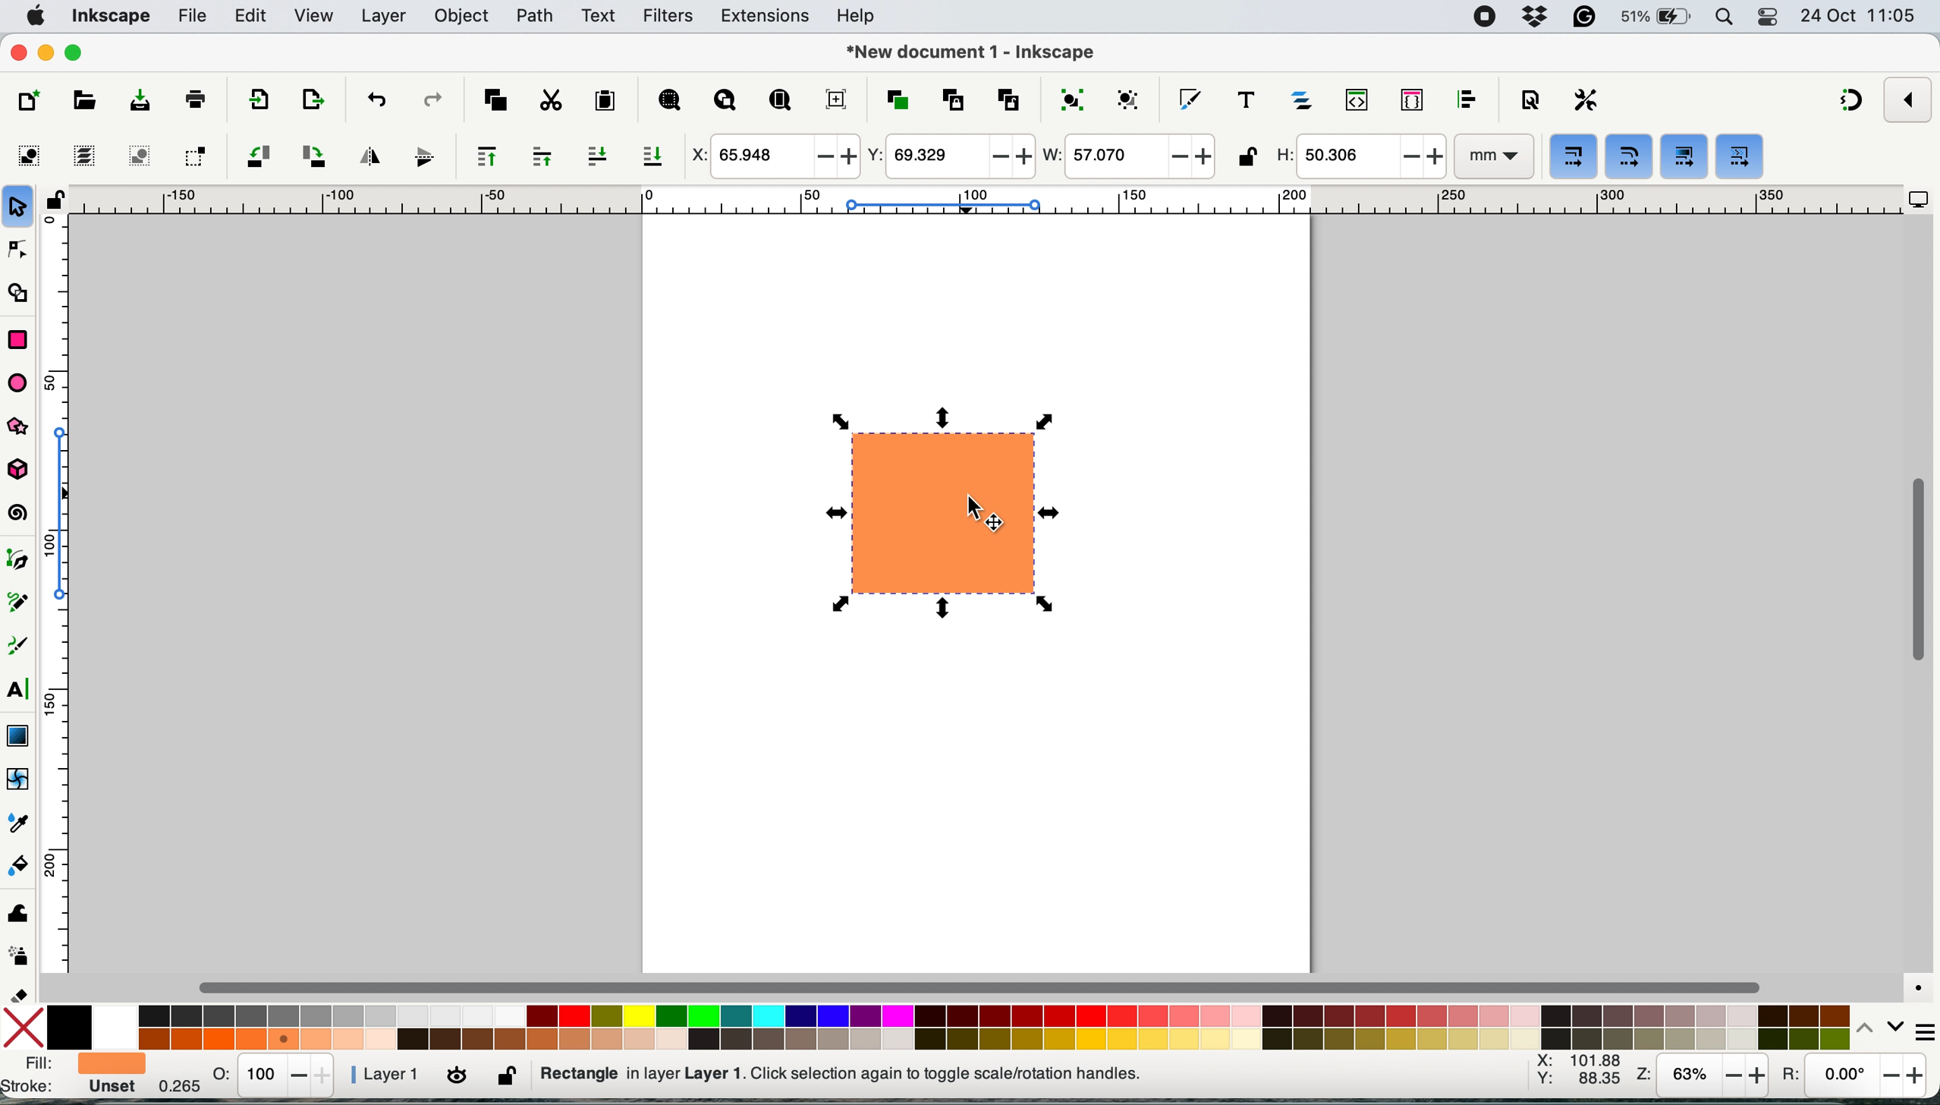  What do you see at coordinates (1413, 99) in the screenshot?
I see `selectors and css` at bounding box center [1413, 99].